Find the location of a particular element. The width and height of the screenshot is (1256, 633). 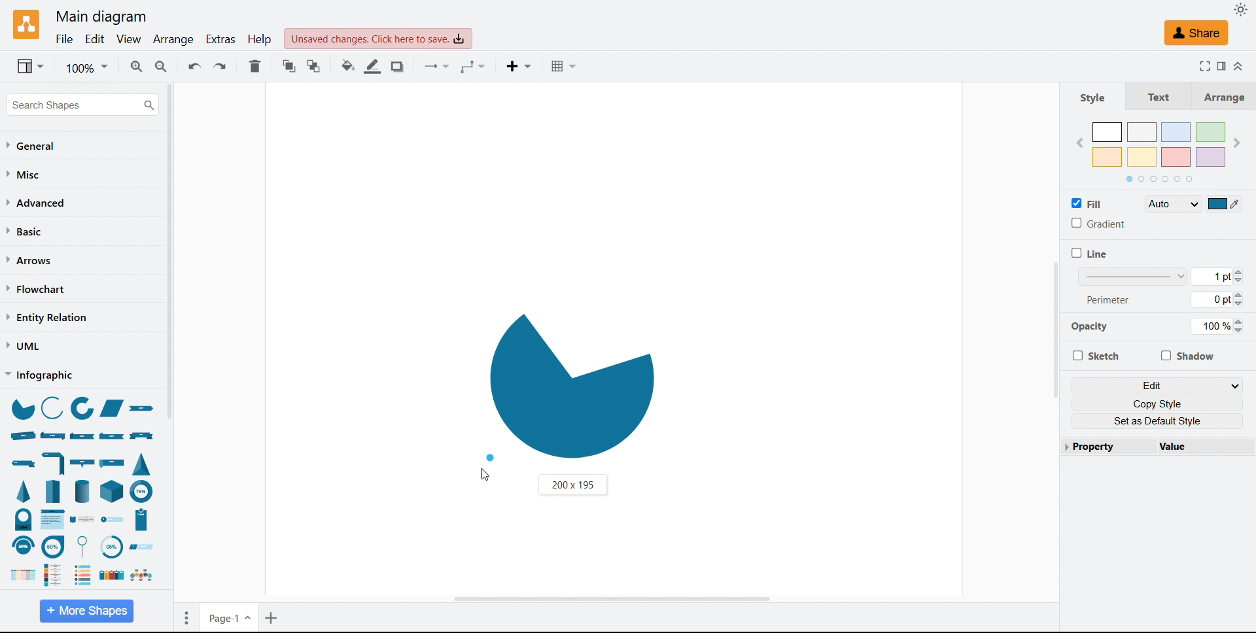

Undo  is located at coordinates (195, 65).